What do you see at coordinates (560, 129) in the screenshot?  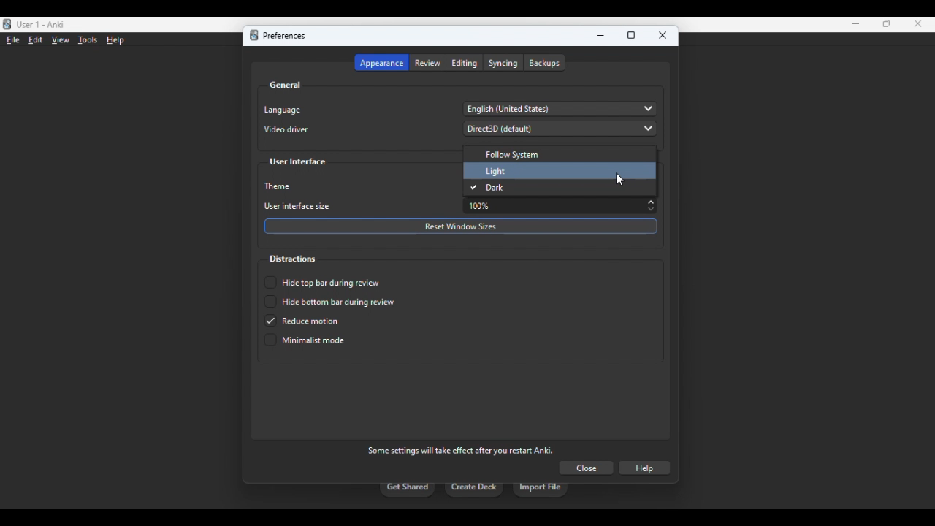 I see `direct3D (default)` at bounding box center [560, 129].